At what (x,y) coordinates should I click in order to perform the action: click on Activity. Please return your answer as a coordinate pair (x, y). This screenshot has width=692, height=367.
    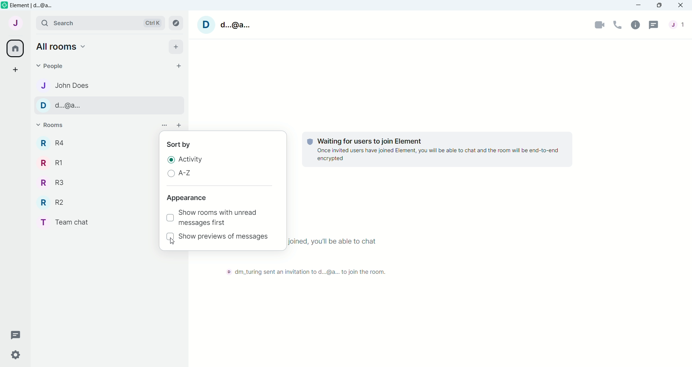
    Looking at the image, I should click on (191, 160).